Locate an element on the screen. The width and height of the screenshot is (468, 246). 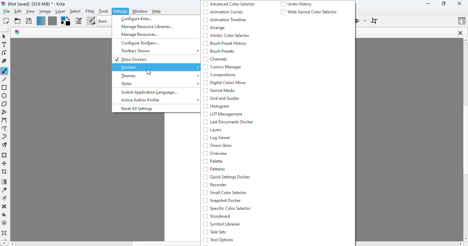
undo history is located at coordinates (296, 4).